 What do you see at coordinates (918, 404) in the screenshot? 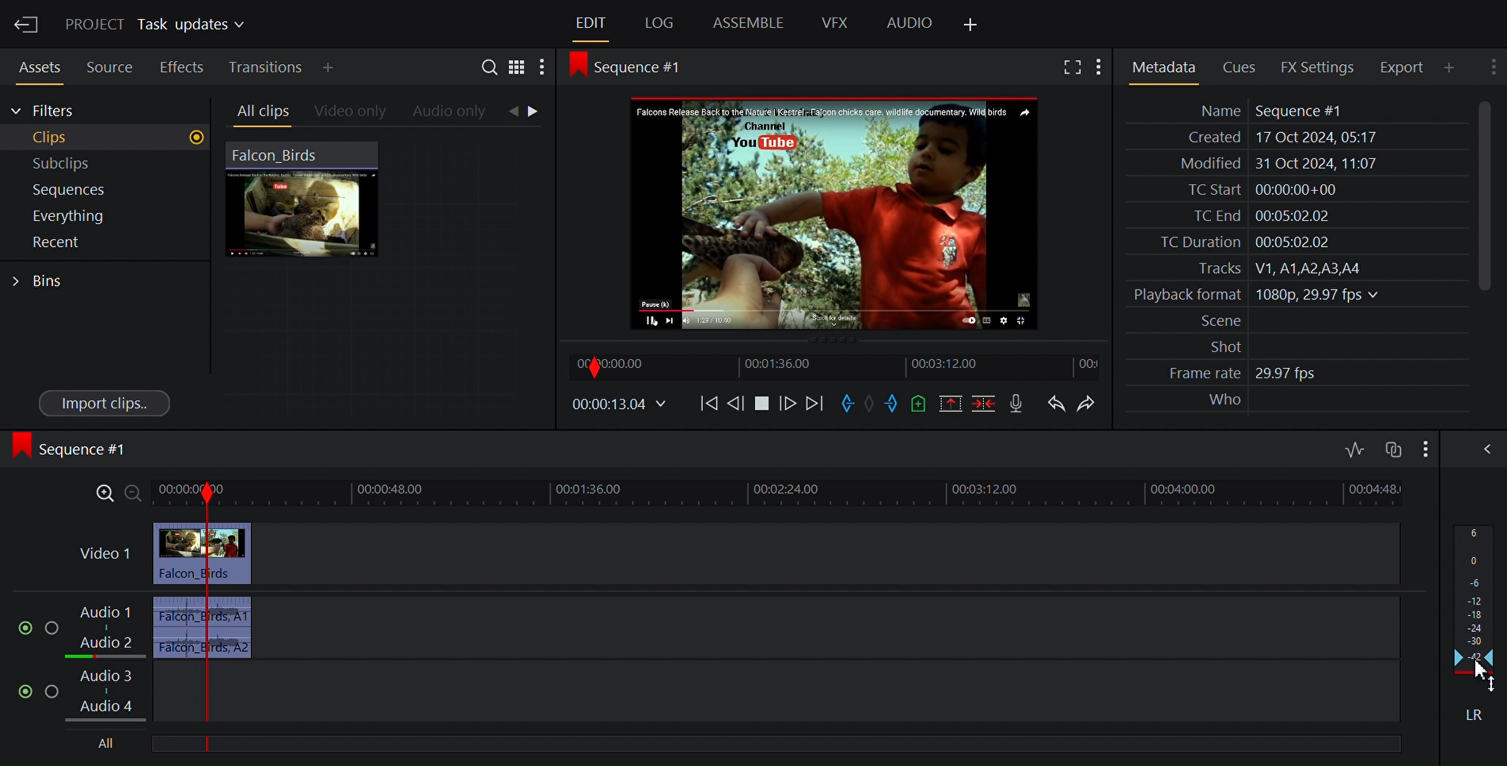
I see `Add cue` at bounding box center [918, 404].